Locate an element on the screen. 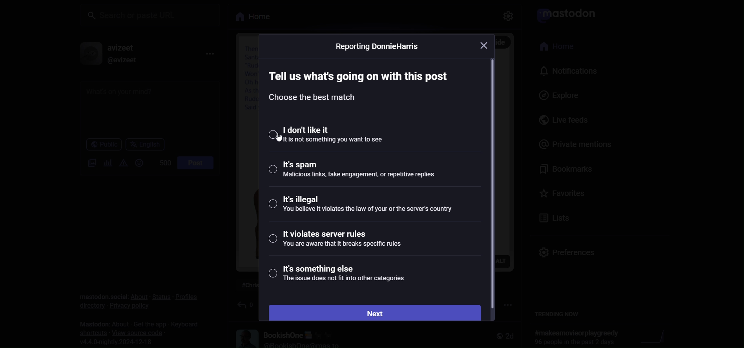 This screenshot has width=744, height=348. Tell us what's going on with this post is located at coordinates (362, 73).